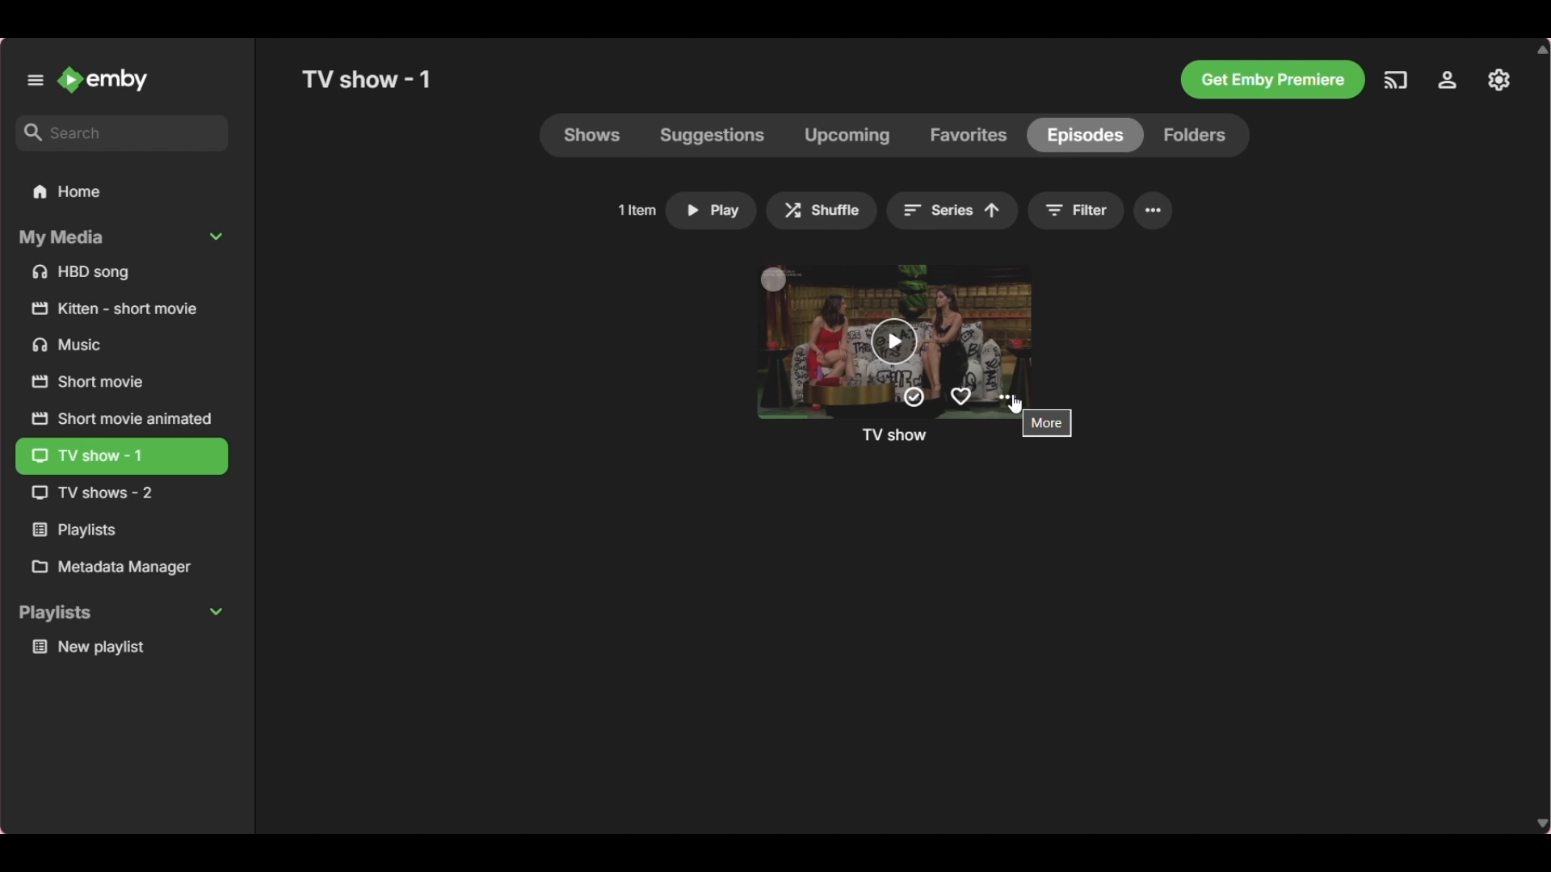 Image resolution: width=1551 pixels, height=872 pixels. I want to click on TV show, so click(118, 493).